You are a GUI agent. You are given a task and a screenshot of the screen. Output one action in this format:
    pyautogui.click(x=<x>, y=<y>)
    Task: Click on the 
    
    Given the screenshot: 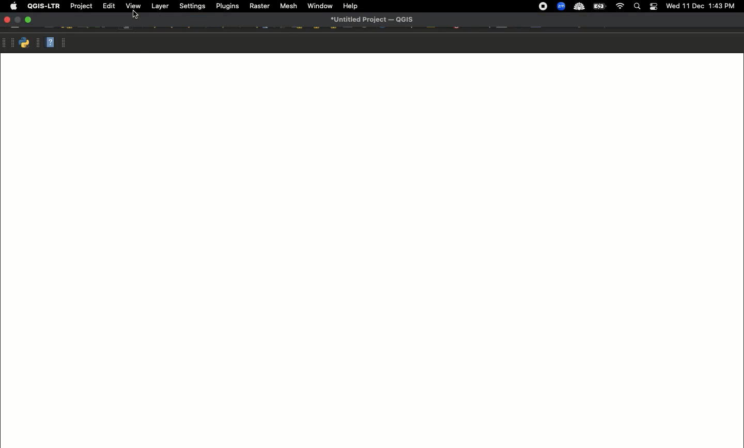 What is the action you would take?
    pyautogui.click(x=5, y=43)
    